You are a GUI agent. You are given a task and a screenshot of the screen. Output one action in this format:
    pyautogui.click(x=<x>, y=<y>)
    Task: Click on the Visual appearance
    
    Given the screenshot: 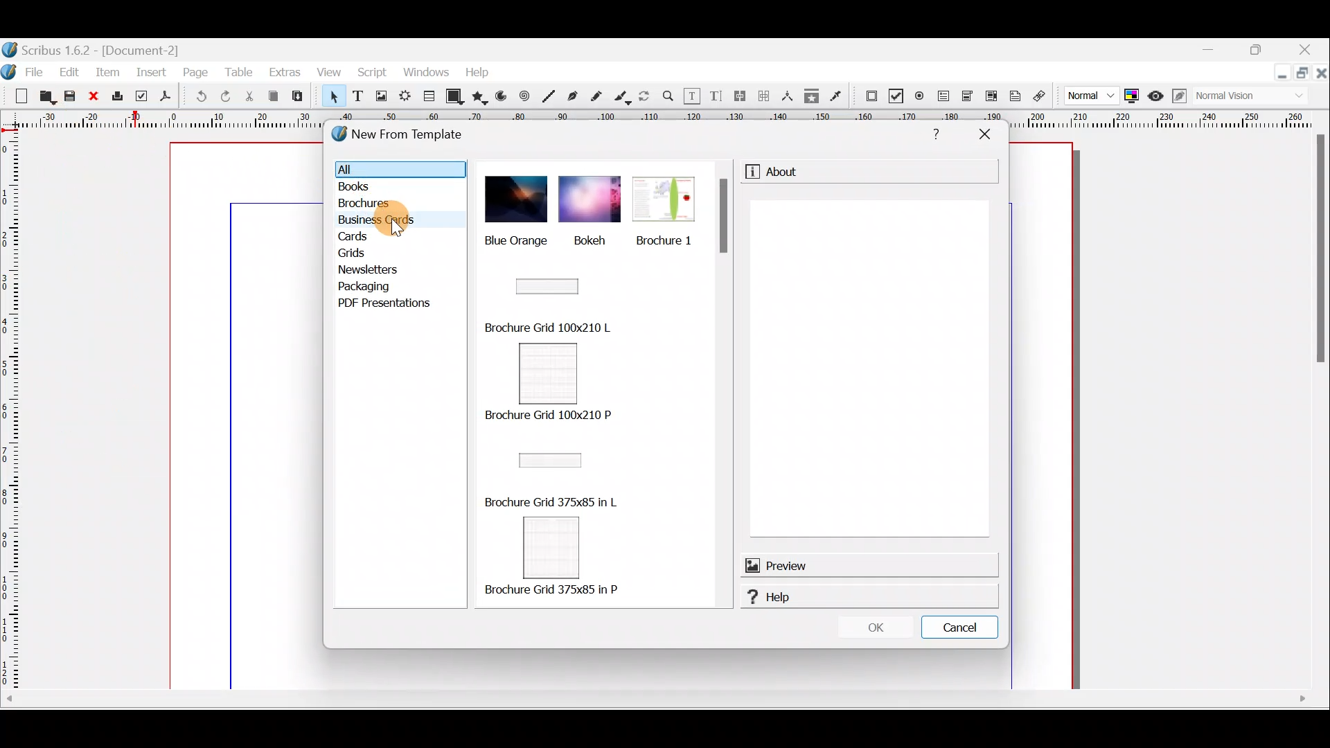 What is the action you would take?
    pyautogui.click(x=1227, y=97)
    